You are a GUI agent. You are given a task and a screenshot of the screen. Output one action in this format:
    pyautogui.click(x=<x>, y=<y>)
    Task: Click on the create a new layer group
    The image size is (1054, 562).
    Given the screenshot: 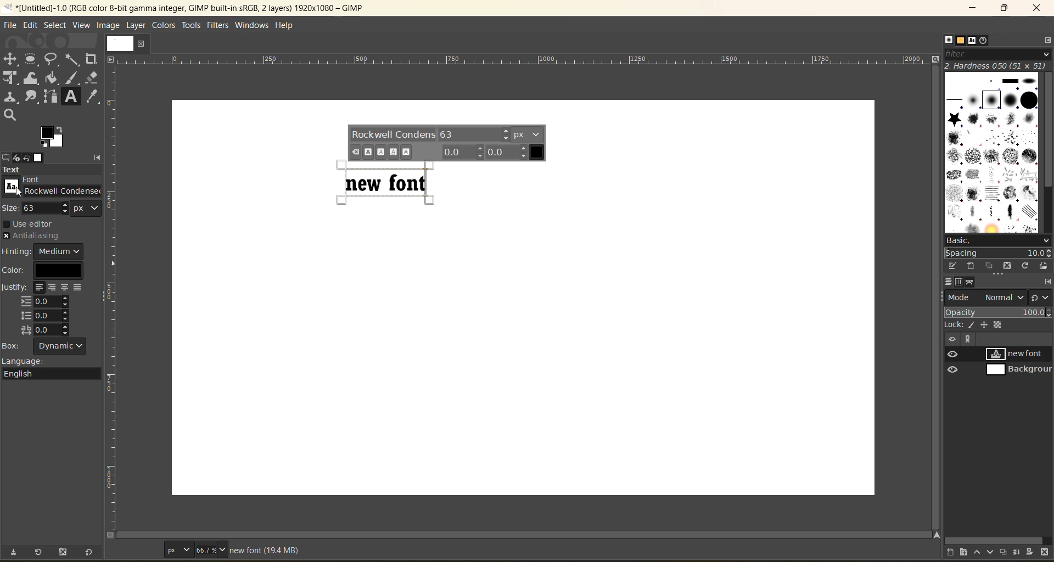 What is the action you would take?
    pyautogui.click(x=965, y=553)
    